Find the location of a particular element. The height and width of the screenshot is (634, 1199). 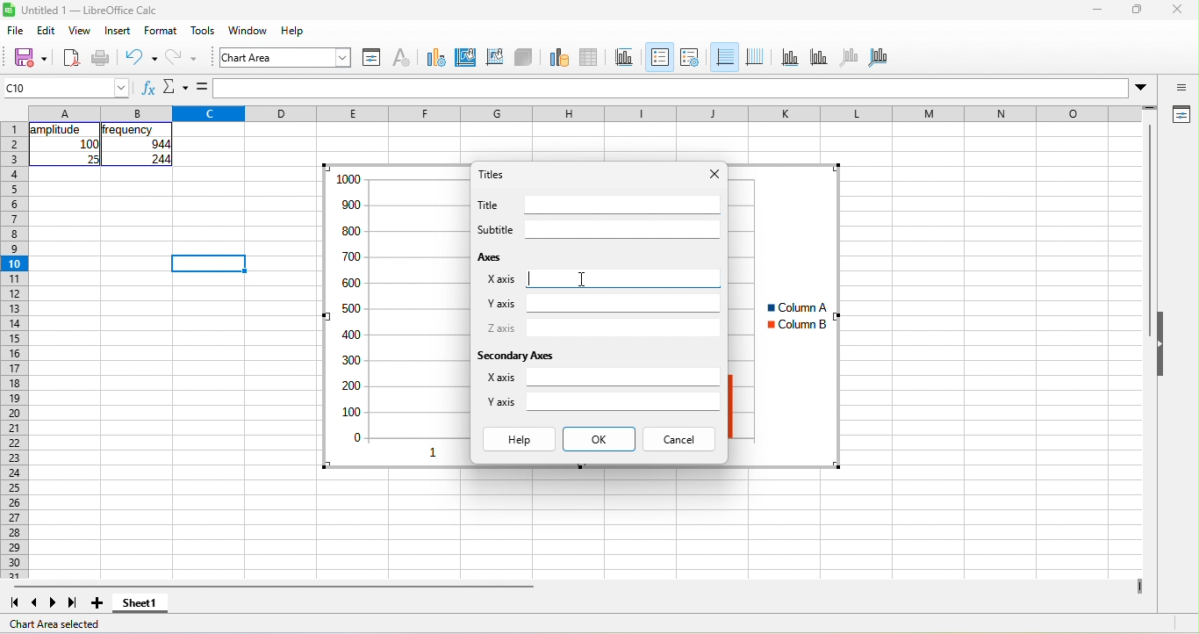

Z axis is located at coordinates (501, 328).